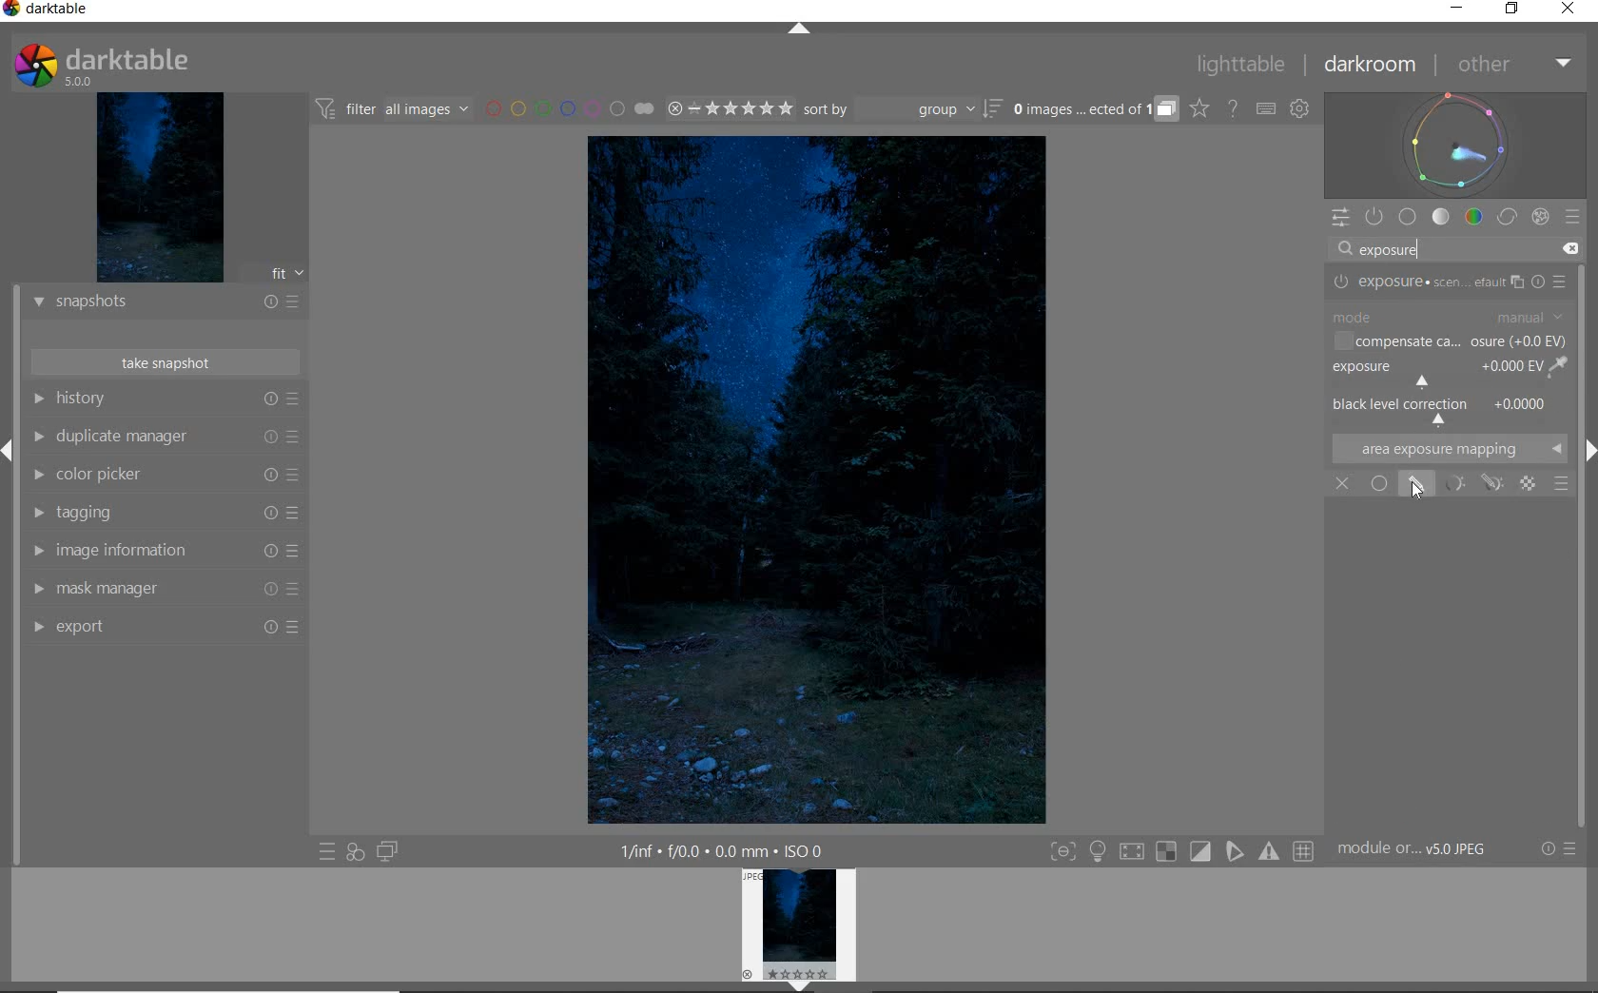 The width and height of the screenshot is (1598, 993). What do you see at coordinates (1376, 484) in the screenshot?
I see `UNIFORMLY` at bounding box center [1376, 484].